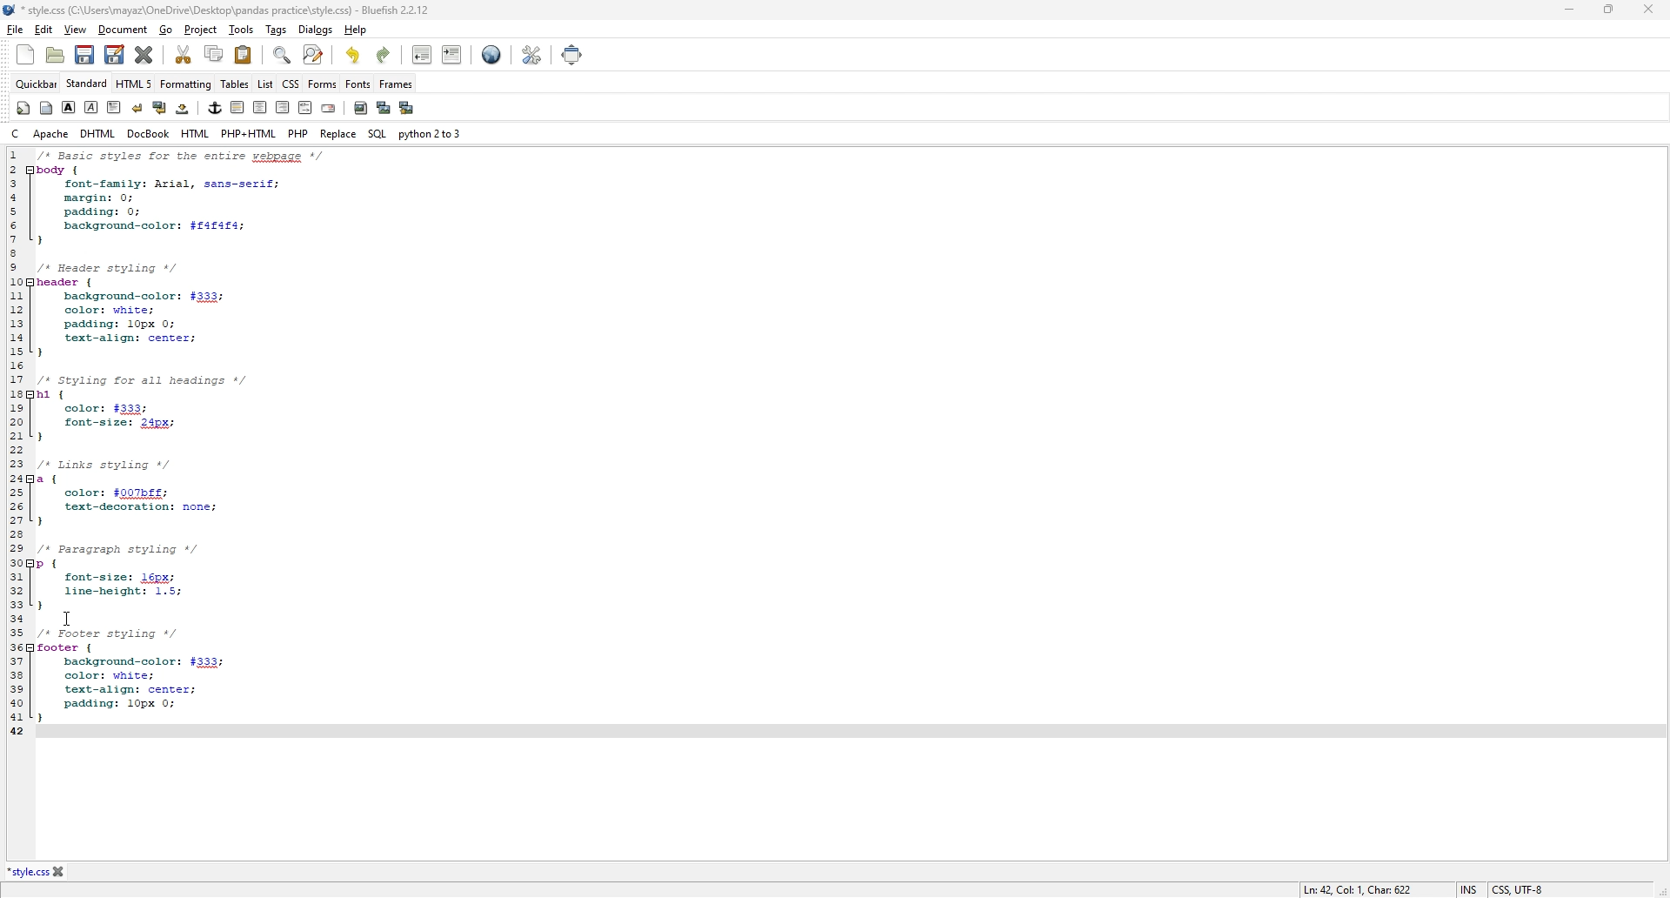  What do you see at coordinates (265, 84) in the screenshot?
I see `list` at bounding box center [265, 84].